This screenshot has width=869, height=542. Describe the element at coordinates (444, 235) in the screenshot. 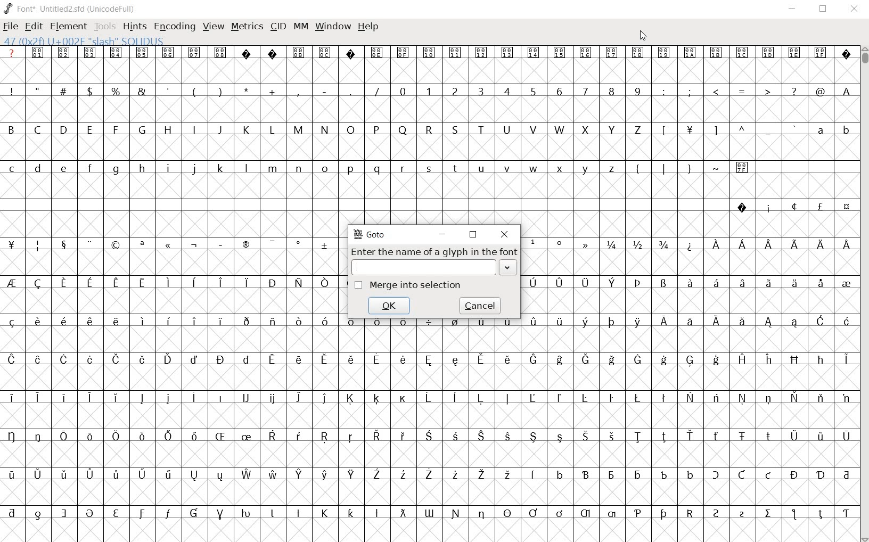

I see `minimize` at that location.